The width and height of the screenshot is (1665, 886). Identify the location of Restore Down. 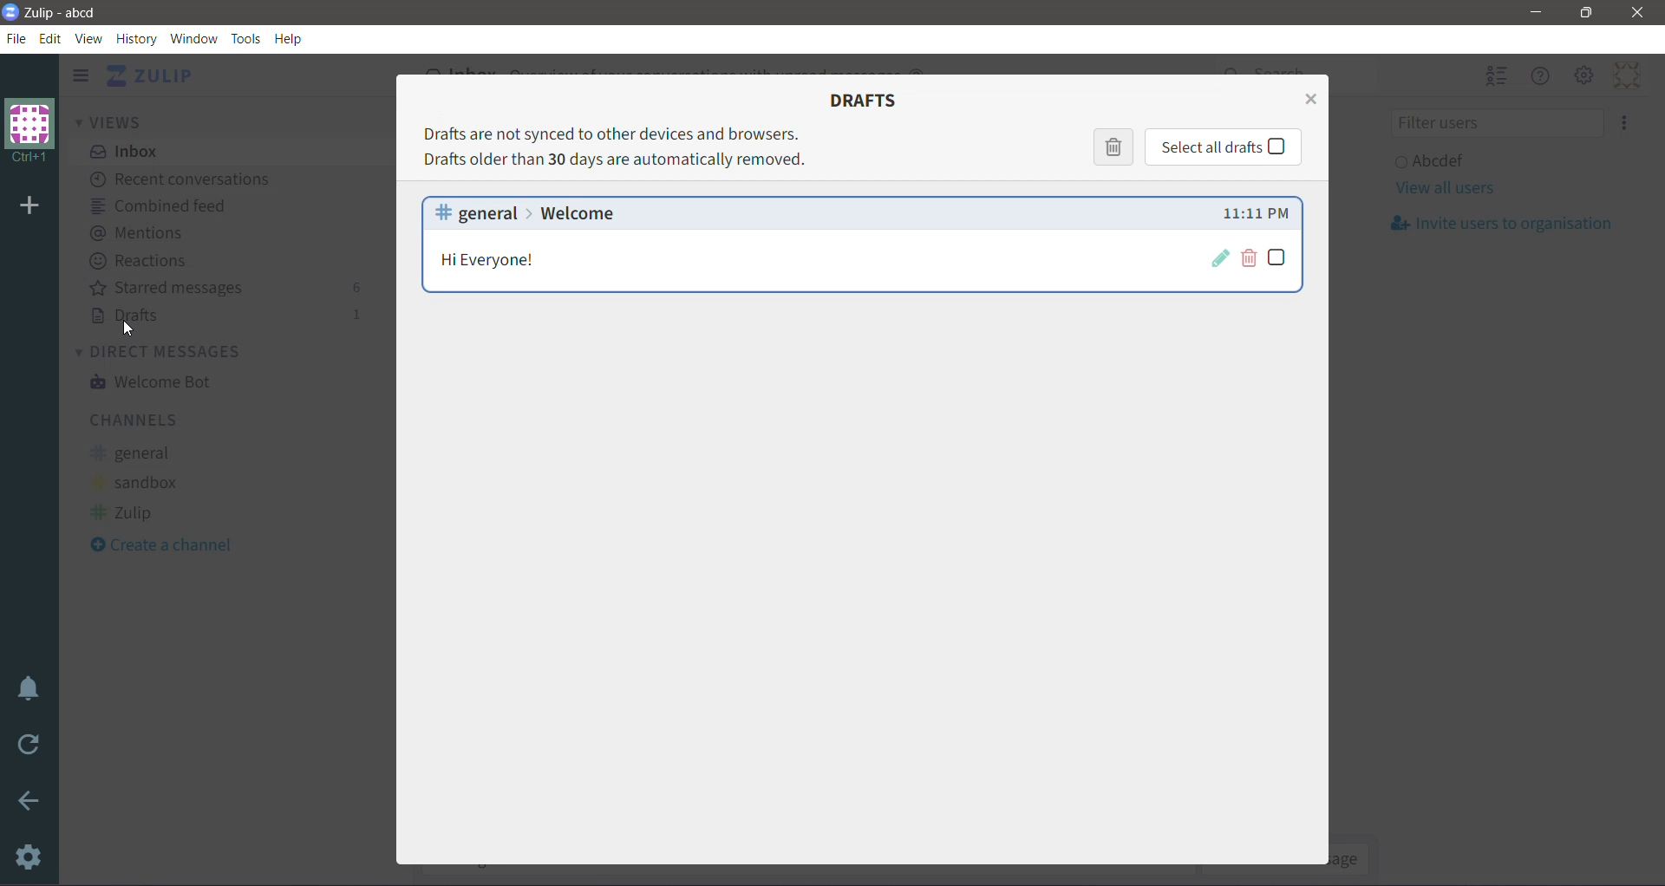
(1586, 13).